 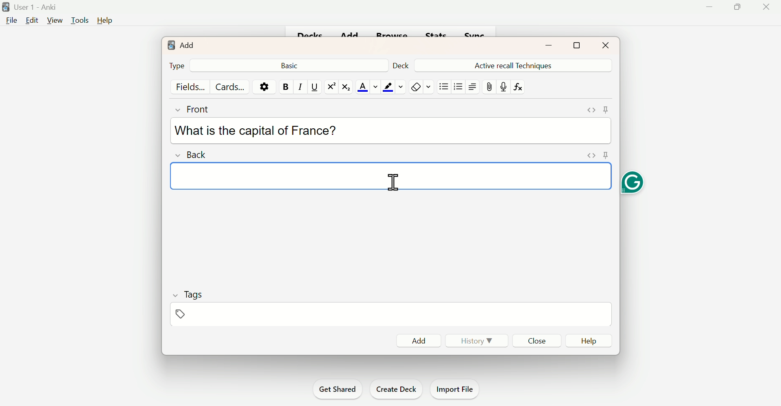 I want to click on Organised List, so click(x=458, y=87).